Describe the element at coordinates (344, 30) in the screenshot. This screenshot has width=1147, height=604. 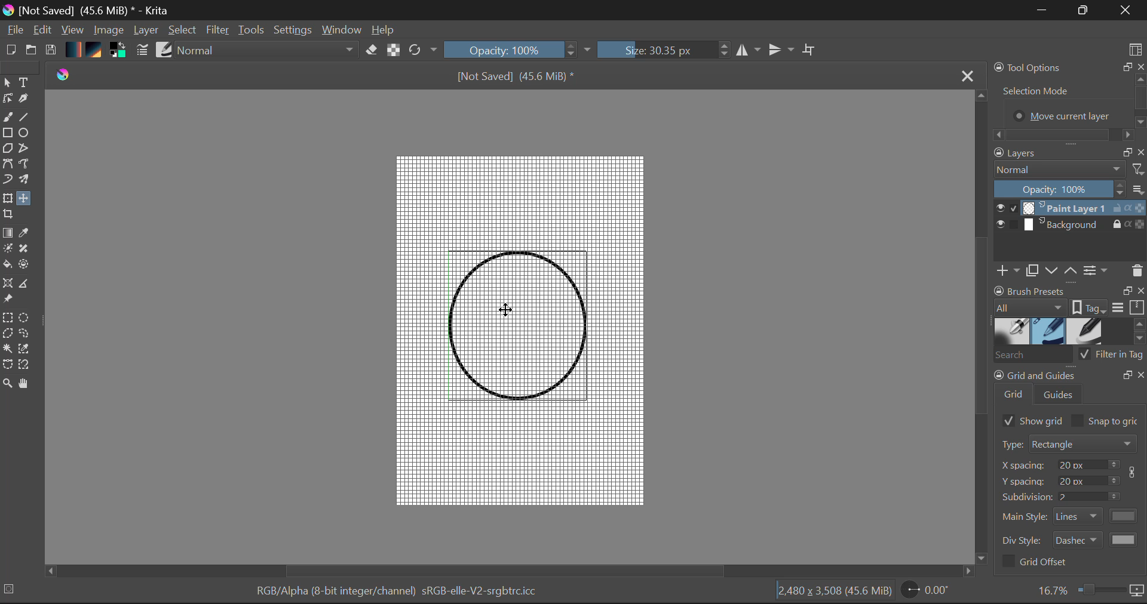
I see `Window` at that location.